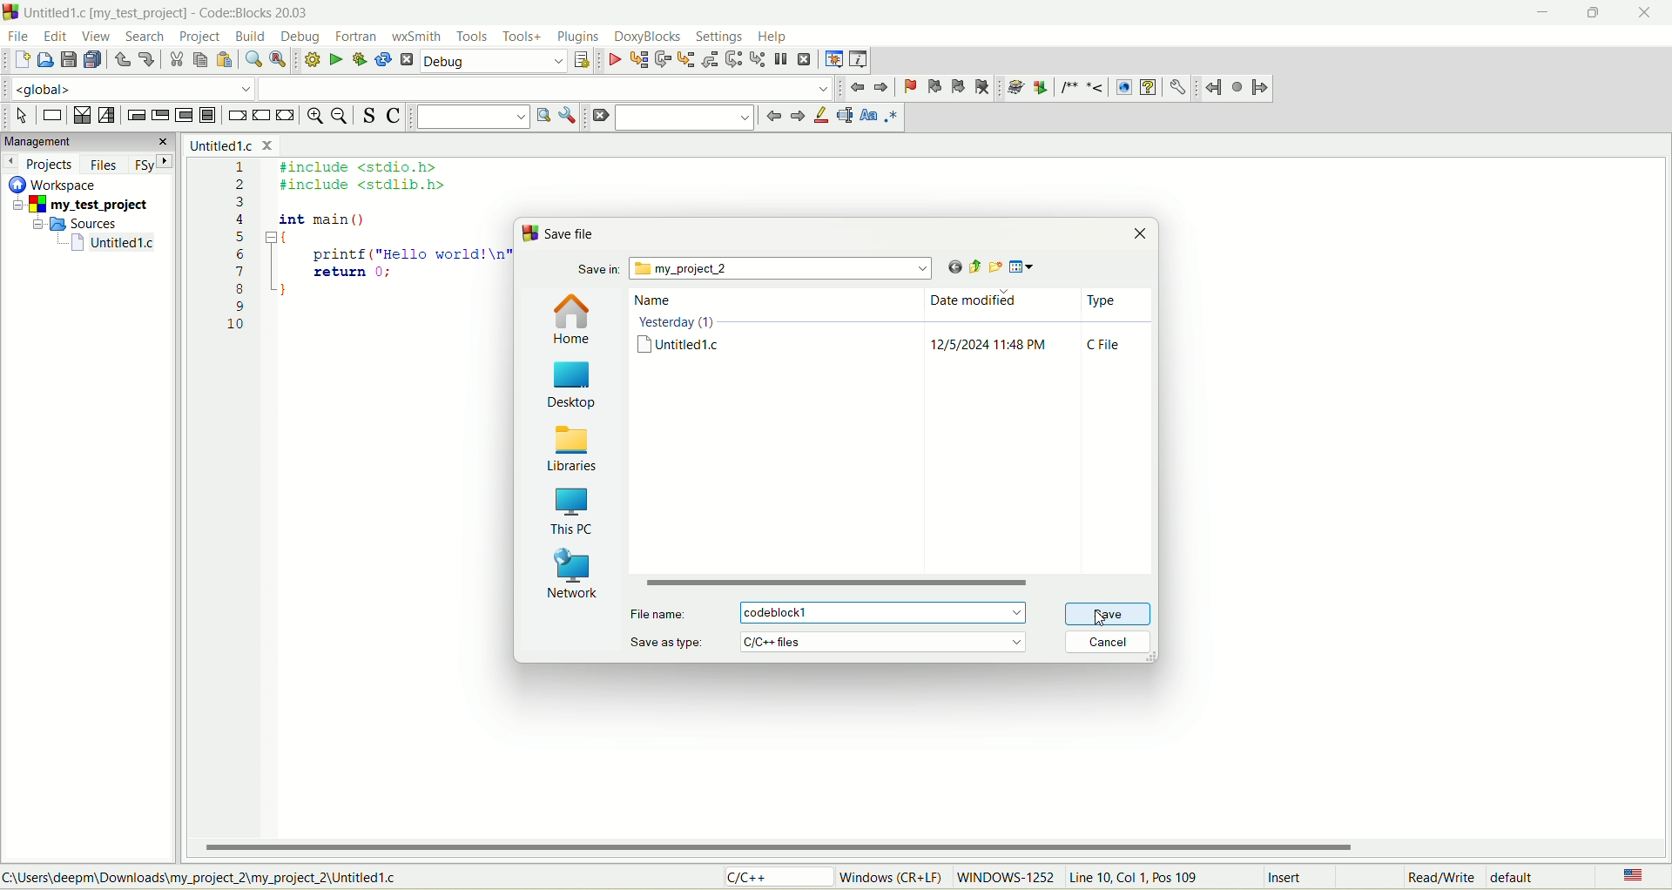 This screenshot has height=890, width=1672. Describe the element at coordinates (10, 11) in the screenshot. I see `logo` at that location.